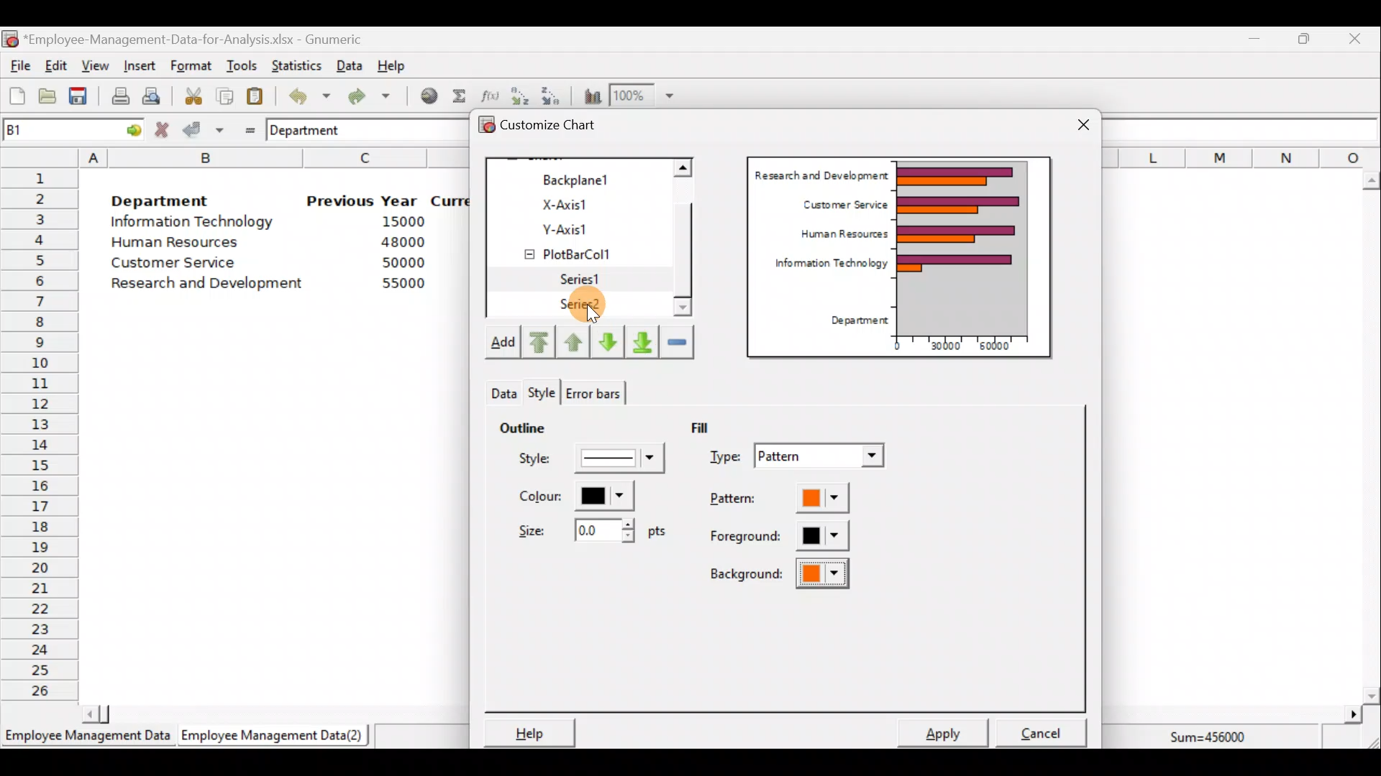 The width and height of the screenshot is (1381, 776). I want to click on Print current file, so click(120, 96).